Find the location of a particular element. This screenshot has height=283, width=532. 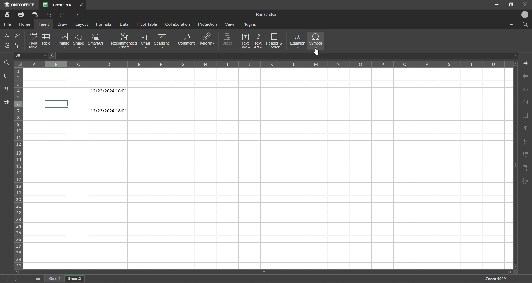

sheet list is located at coordinates (39, 279).